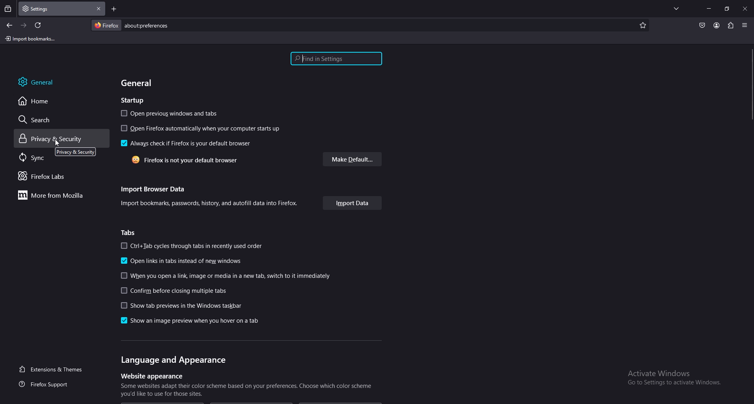  What do you see at coordinates (716, 25) in the screenshot?
I see `account` at bounding box center [716, 25].